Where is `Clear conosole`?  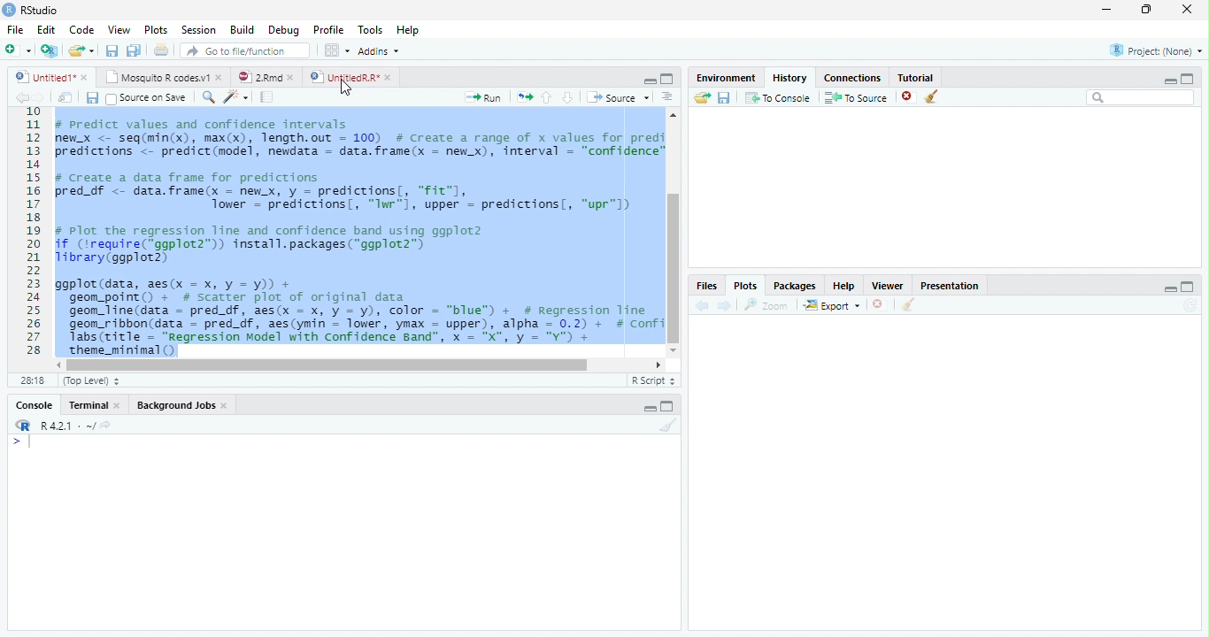 Clear conosole is located at coordinates (911, 304).